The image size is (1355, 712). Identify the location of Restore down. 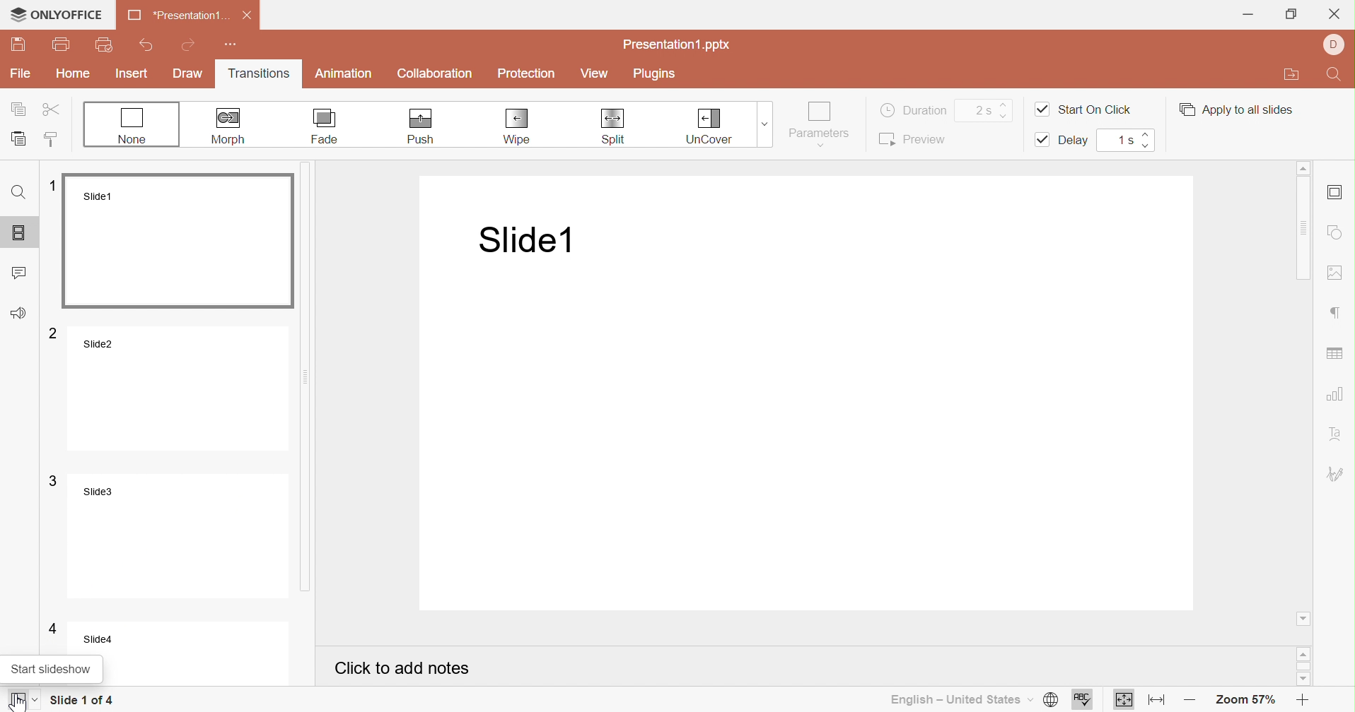
(1291, 13).